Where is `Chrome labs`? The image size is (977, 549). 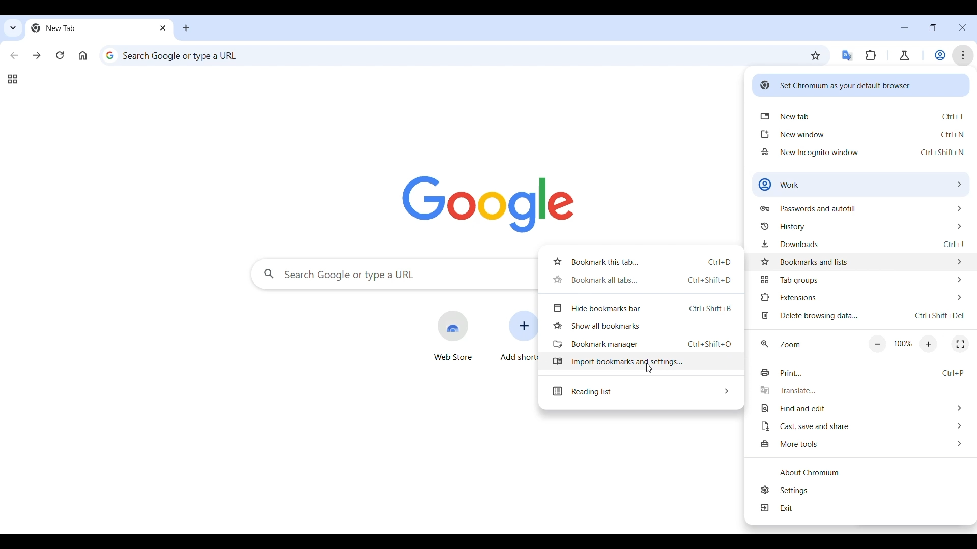
Chrome labs is located at coordinates (904, 55).